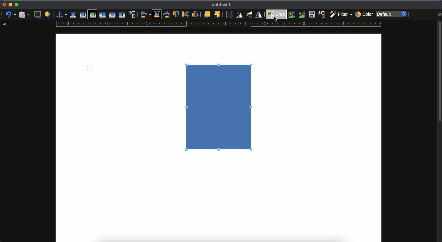  What do you see at coordinates (83, 15) in the screenshot?
I see `parallel` at bounding box center [83, 15].